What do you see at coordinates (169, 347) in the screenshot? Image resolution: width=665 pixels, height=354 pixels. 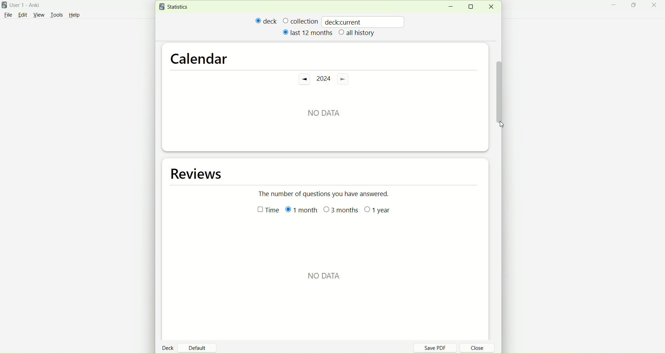 I see `deck` at bounding box center [169, 347].